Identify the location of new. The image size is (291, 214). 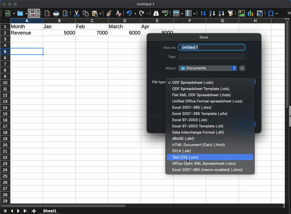
(9, 13).